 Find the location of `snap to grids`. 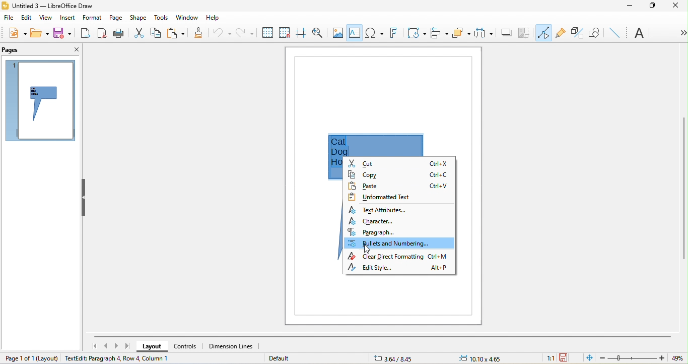

snap to grids is located at coordinates (285, 34).